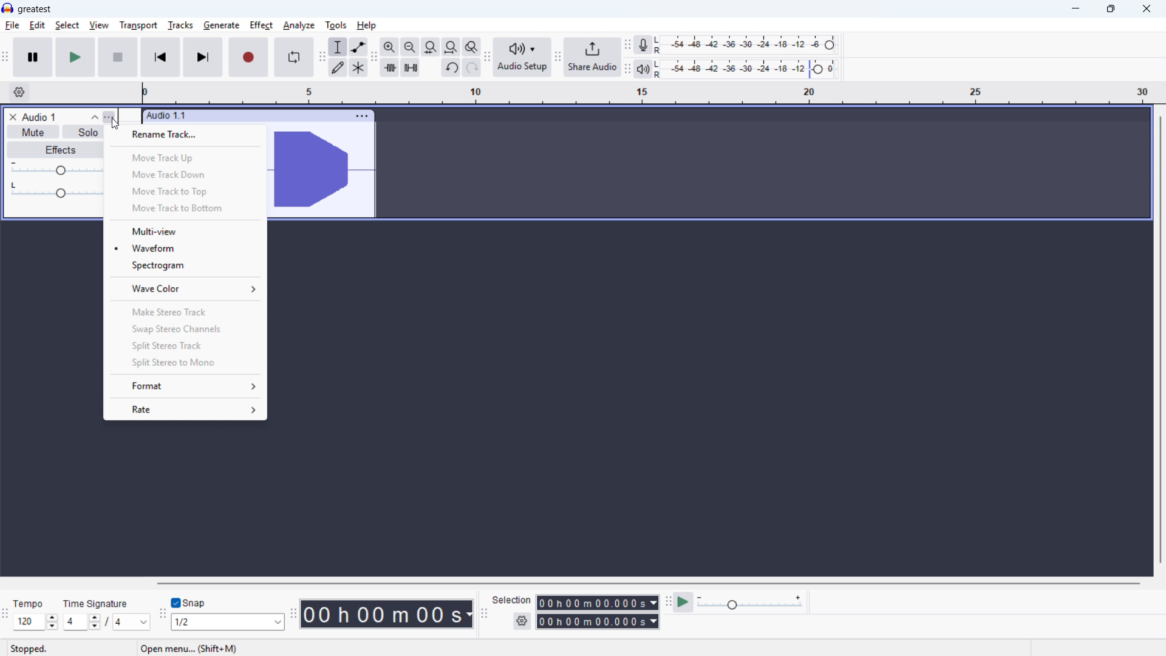 The height and width of the screenshot is (656, 1166). I want to click on record , so click(248, 57).